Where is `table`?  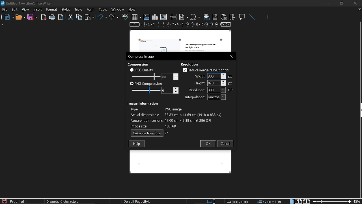 table is located at coordinates (90, 9).